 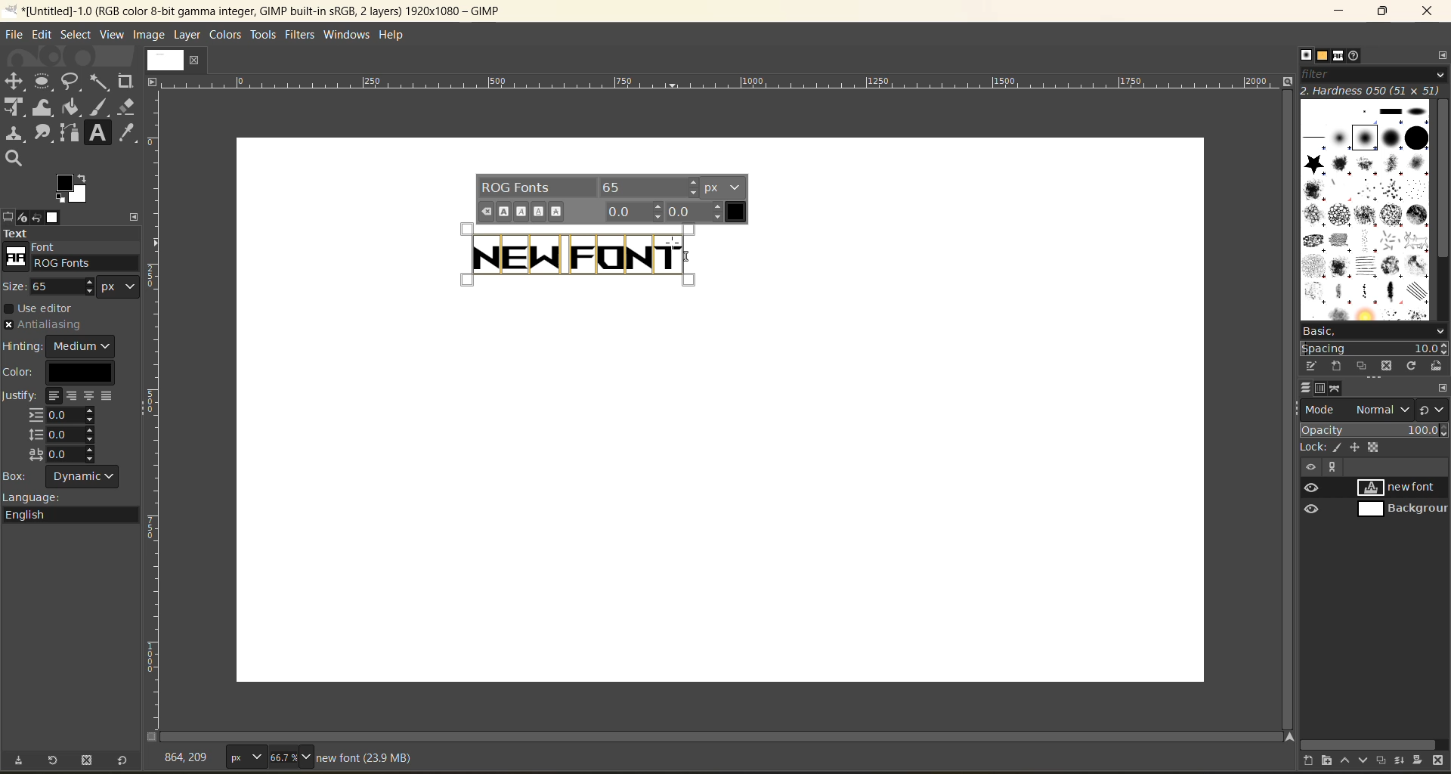 I want to click on vertical scroll bar, so click(x=1285, y=409).